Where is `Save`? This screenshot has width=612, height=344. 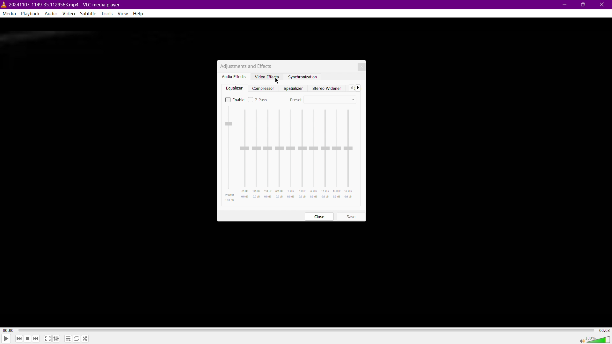 Save is located at coordinates (351, 216).